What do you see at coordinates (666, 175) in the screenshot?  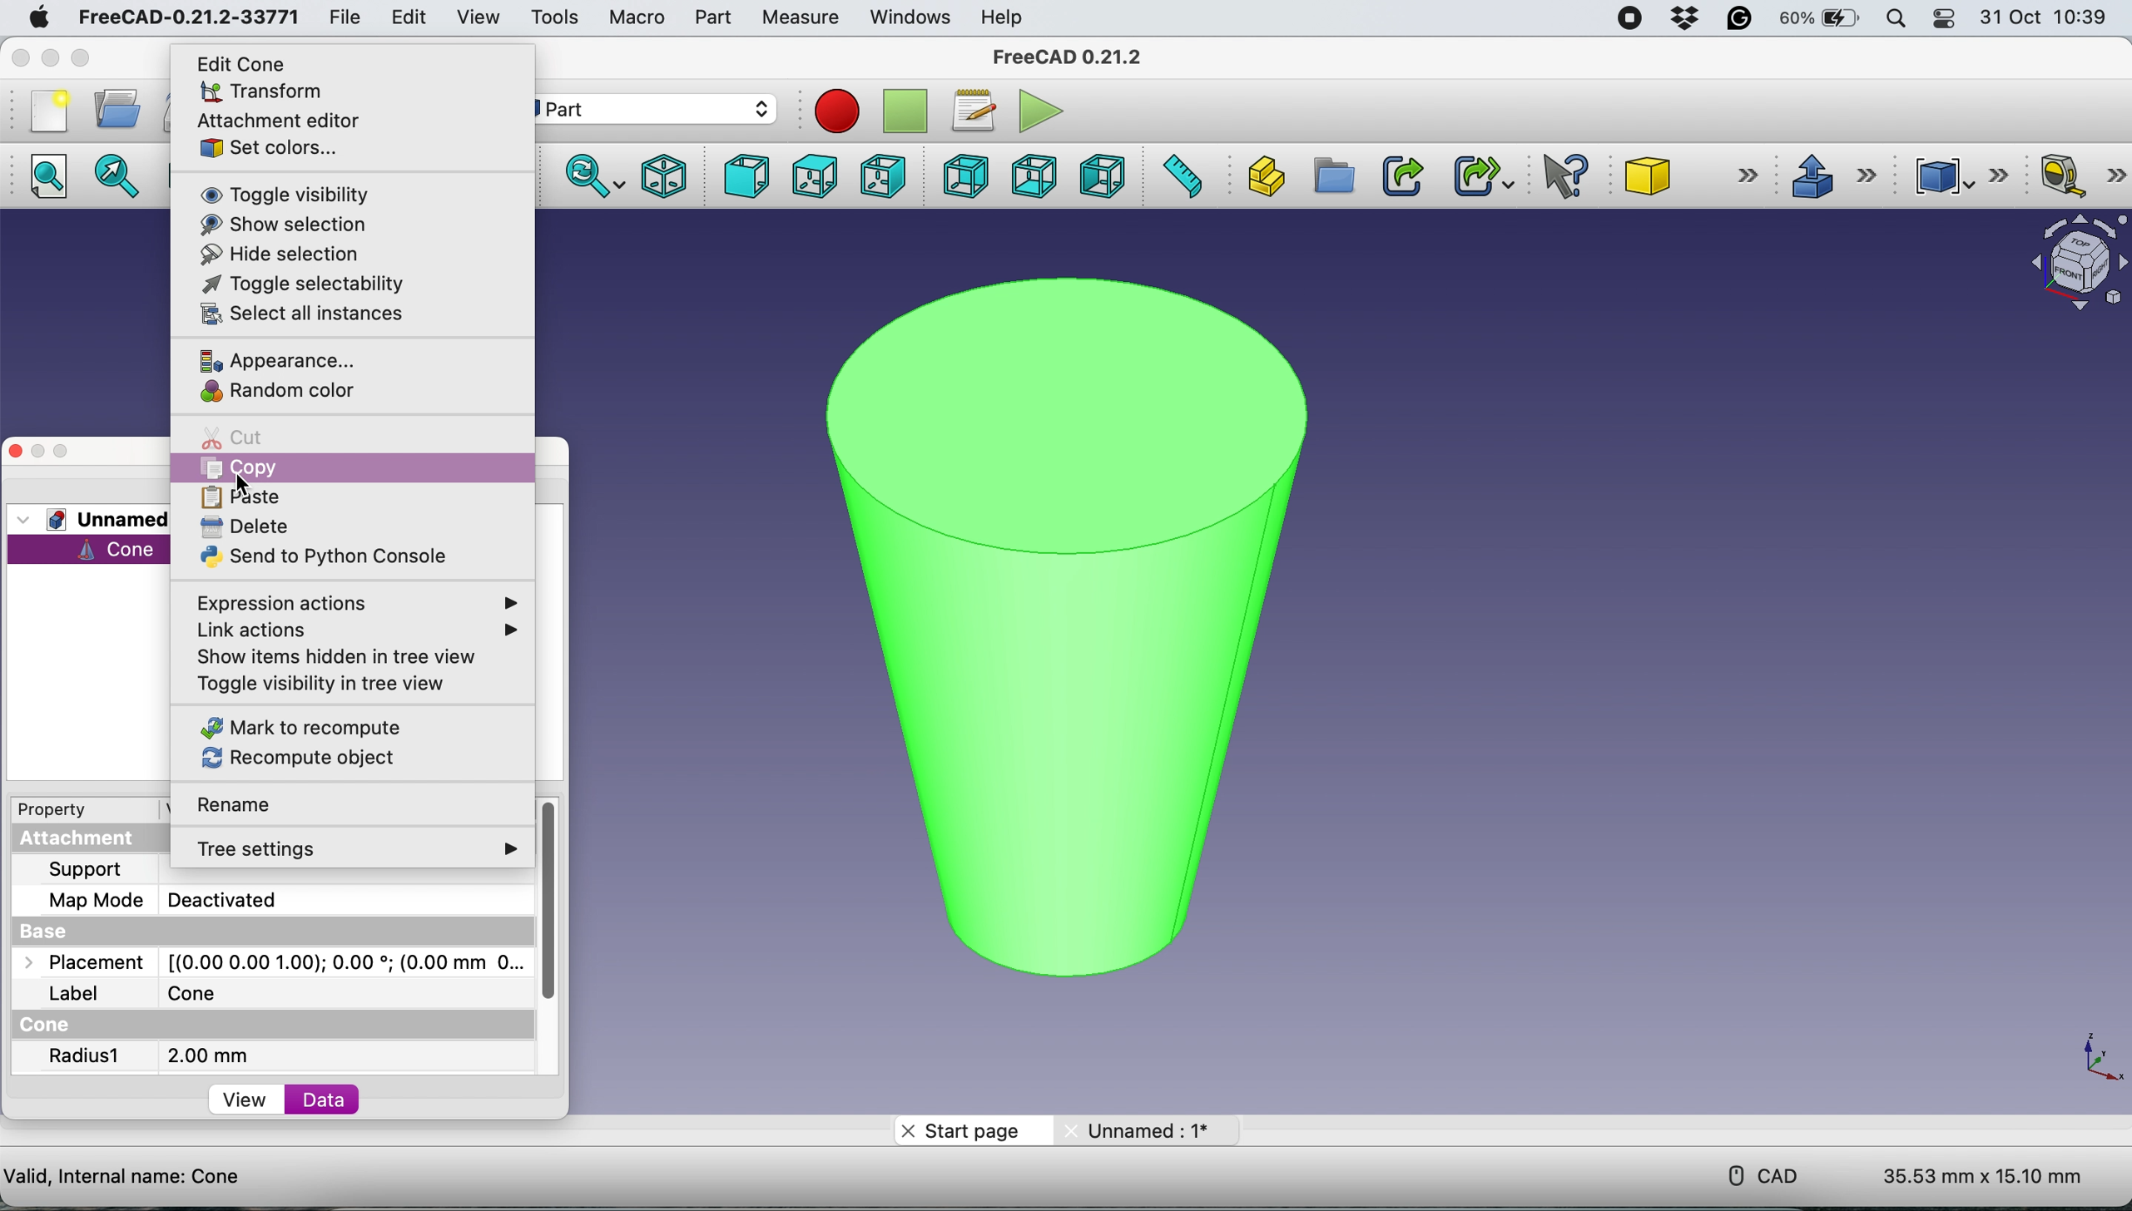 I see `isometric view` at bounding box center [666, 175].